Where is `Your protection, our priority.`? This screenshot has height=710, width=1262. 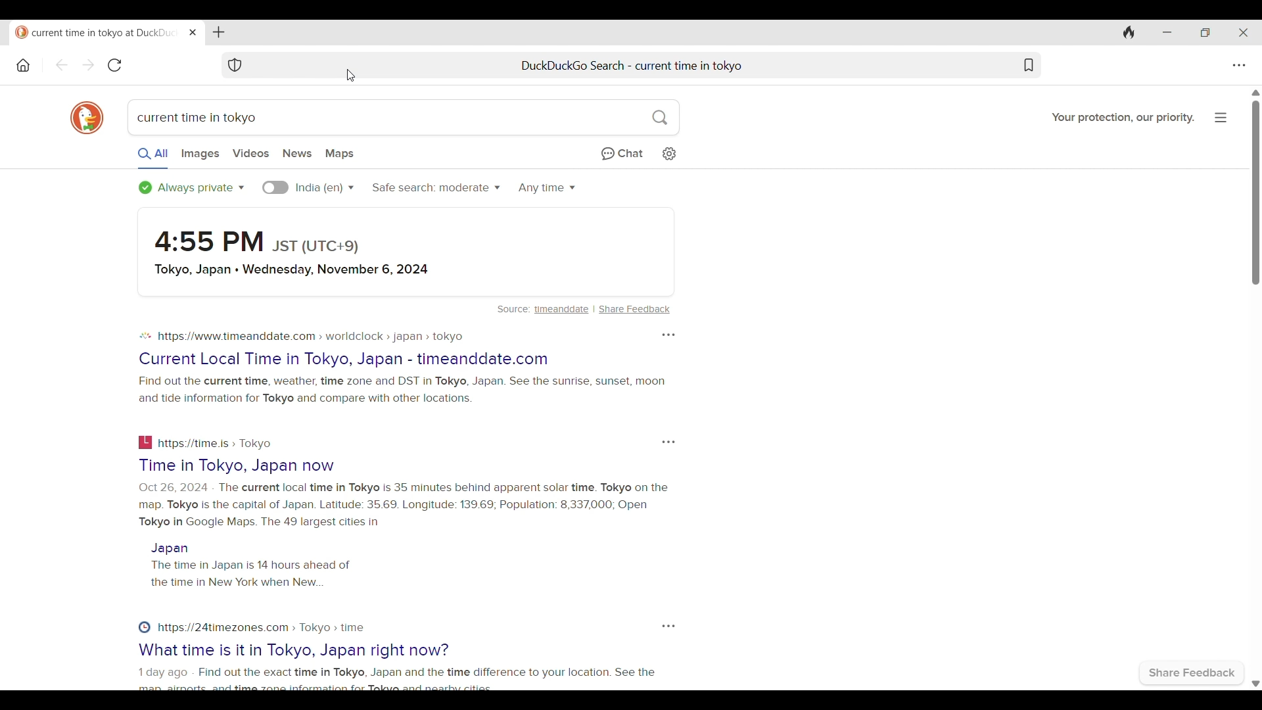
Your protection, our priority. is located at coordinates (1123, 118).